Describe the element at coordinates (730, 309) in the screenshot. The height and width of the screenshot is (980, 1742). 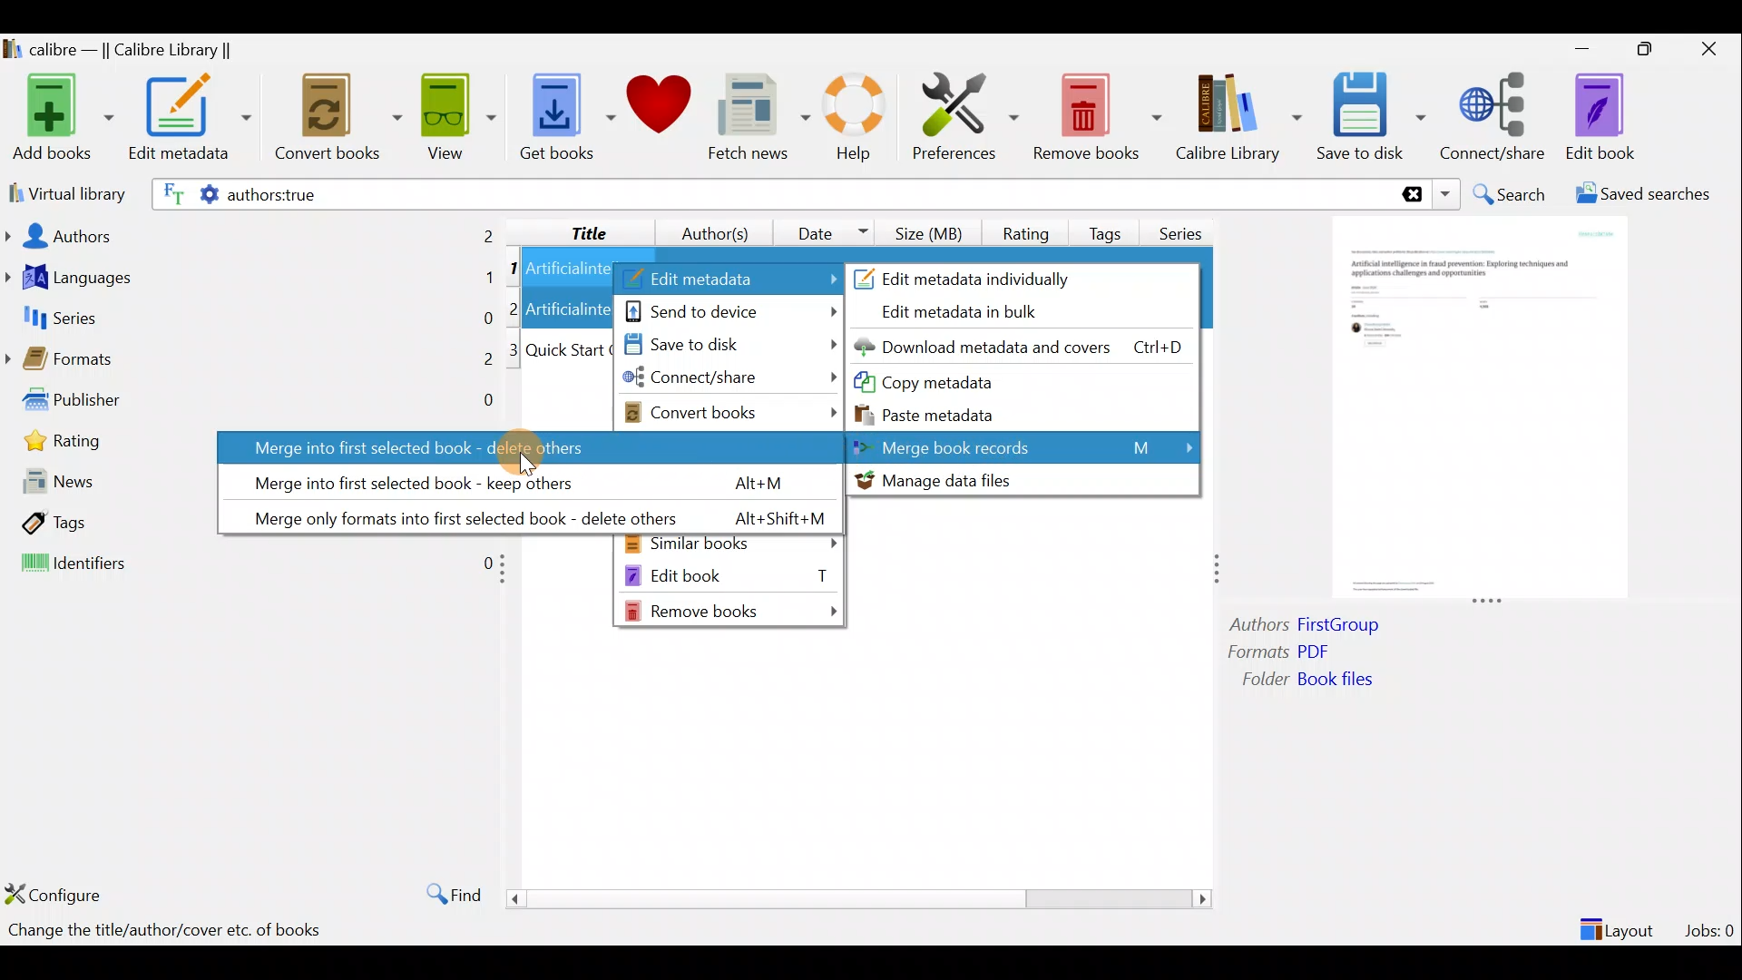
I see `Send to device` at that location.